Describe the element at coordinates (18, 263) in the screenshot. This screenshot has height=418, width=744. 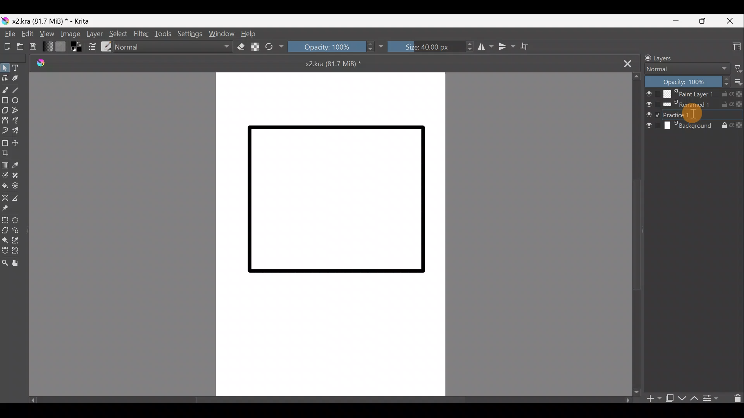
I see `Pan tool` at that location.